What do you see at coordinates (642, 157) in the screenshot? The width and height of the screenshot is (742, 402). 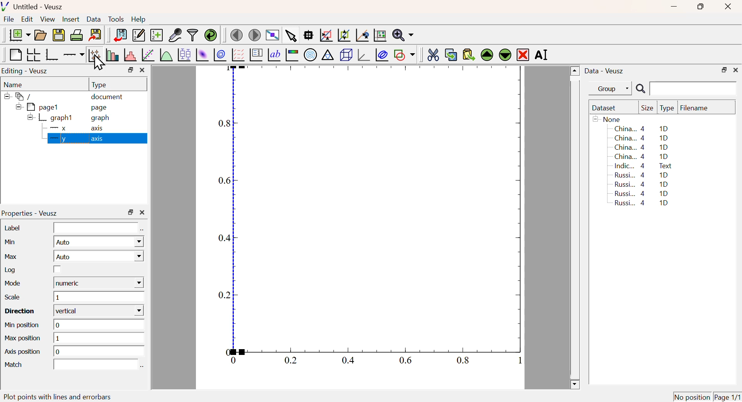 I see `China... 4 1D` at bounding box center [642, 157].